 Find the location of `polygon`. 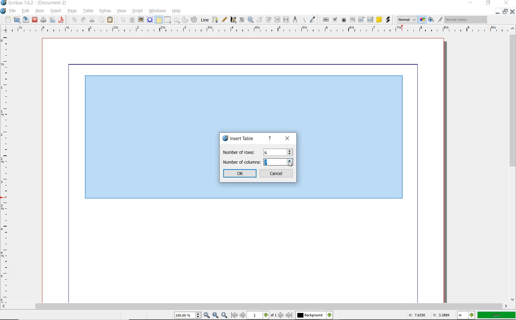

polygon is located at coordinates (177, 20).